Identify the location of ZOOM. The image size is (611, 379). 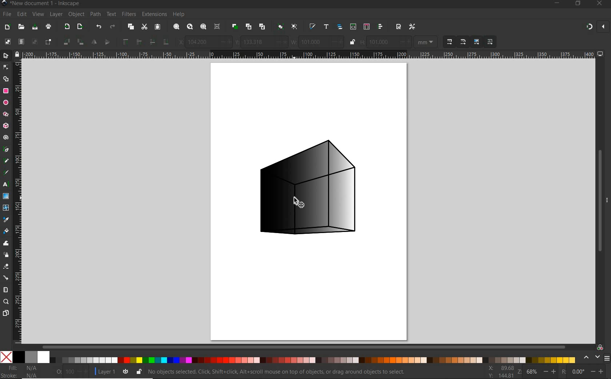
(520, 372).